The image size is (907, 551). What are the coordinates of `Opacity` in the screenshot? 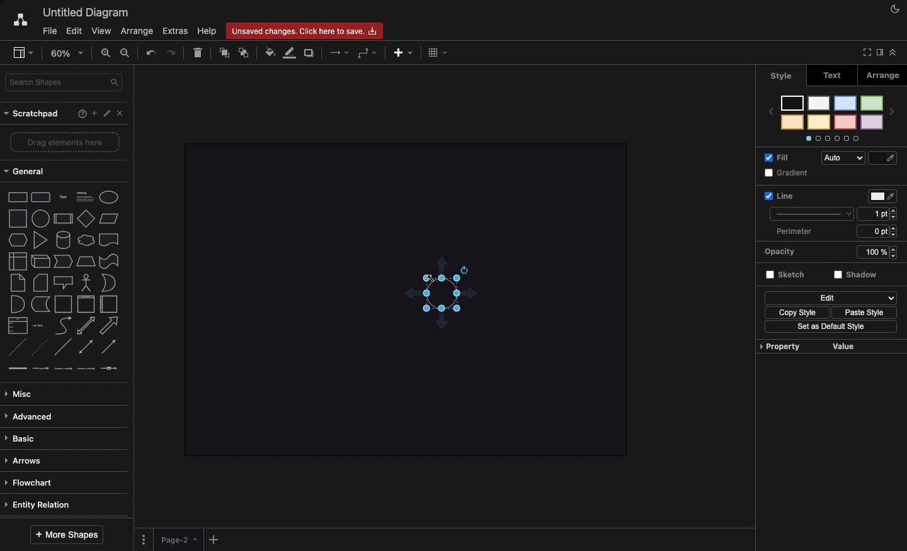 It's located at (833, 252).